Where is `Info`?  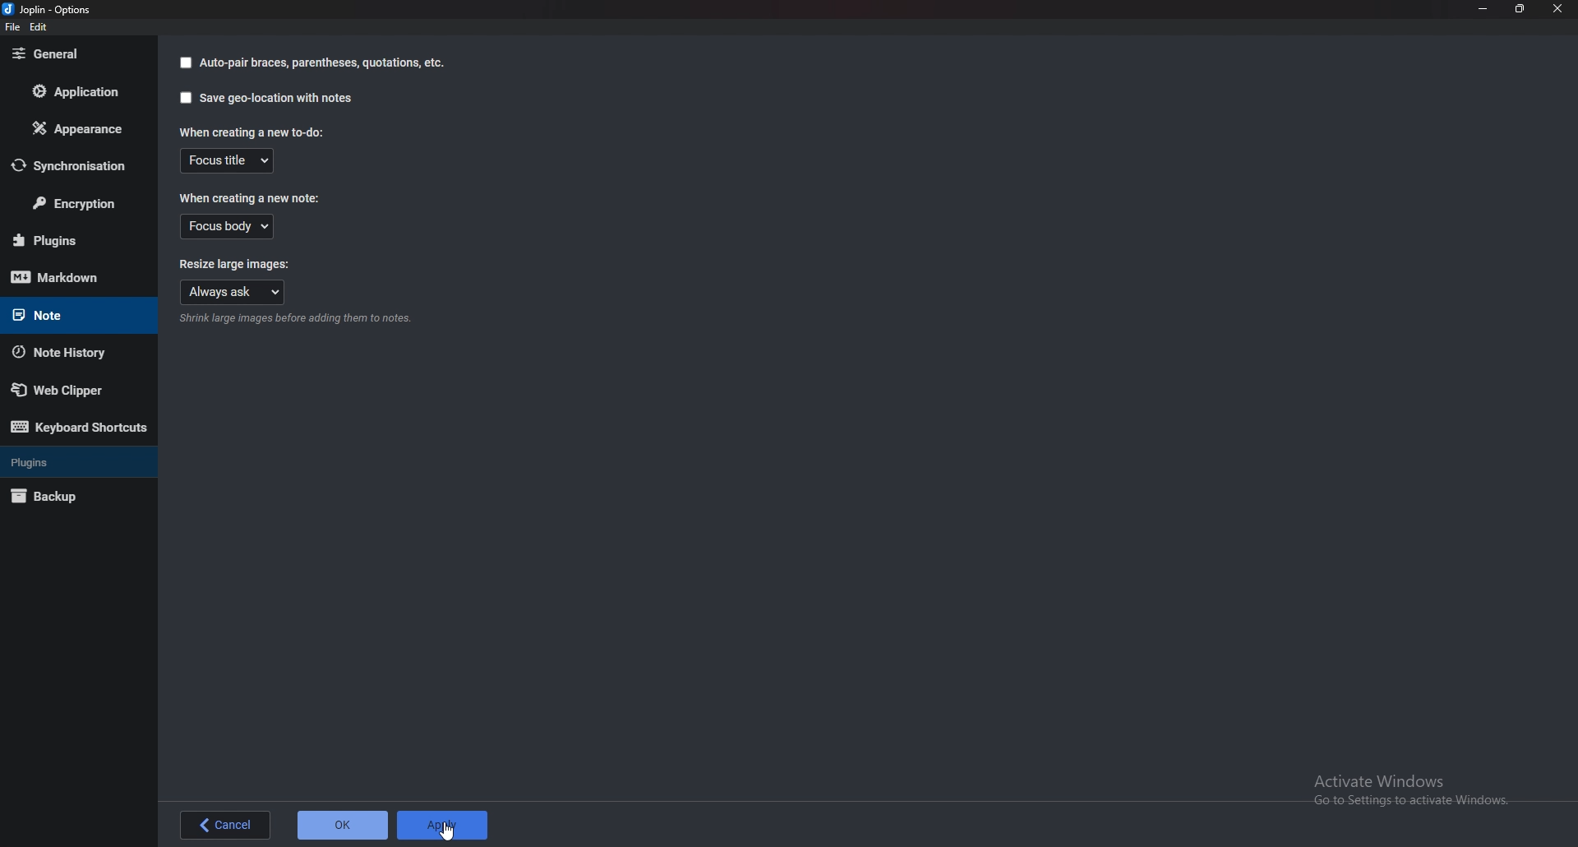 Info is located at coordinates (296, 320).